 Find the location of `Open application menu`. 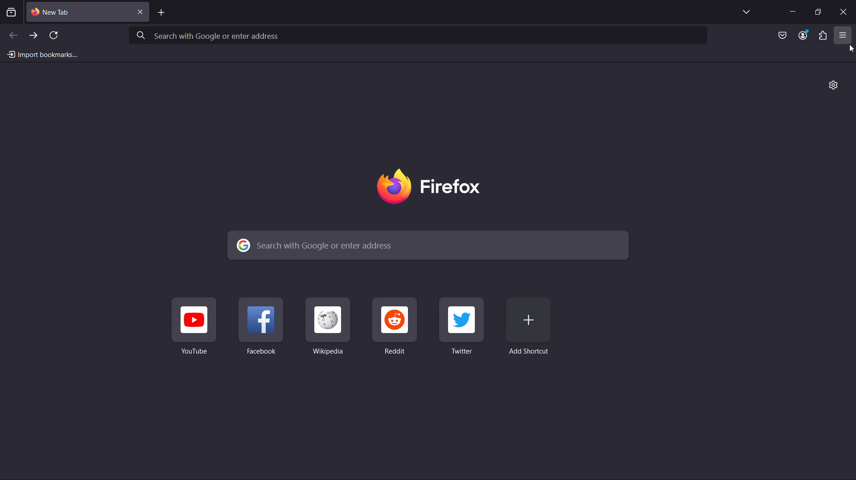

Open application menu is located at coordinates (845, 36).